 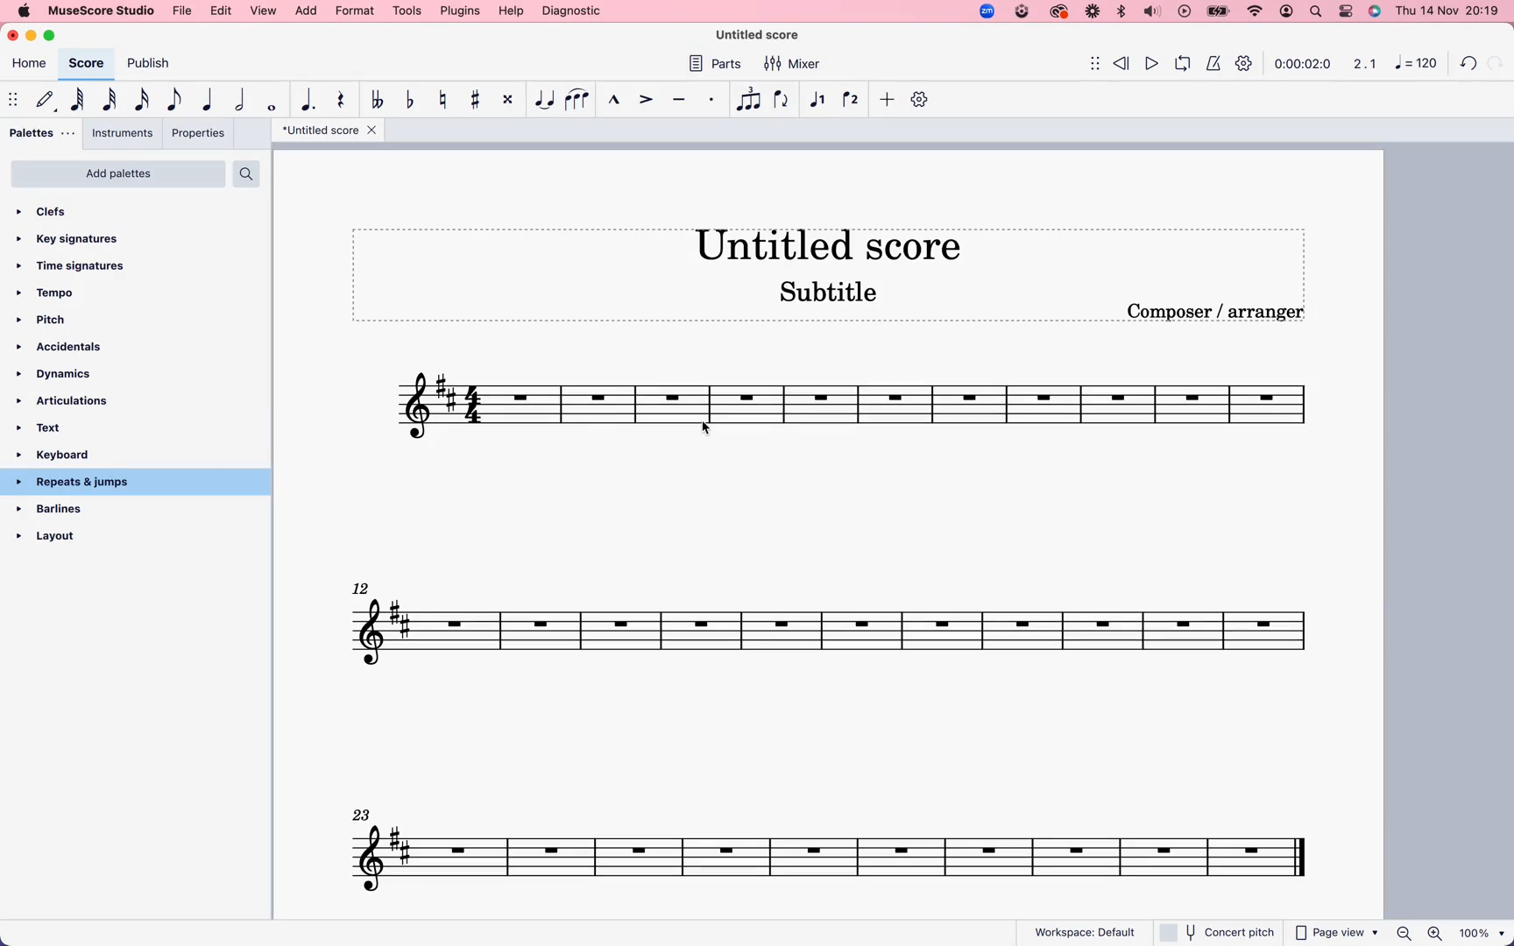 What do you see at coordinates (65, 214) in the screenshot?
I see `clefs` at bounding box center [65, 214].